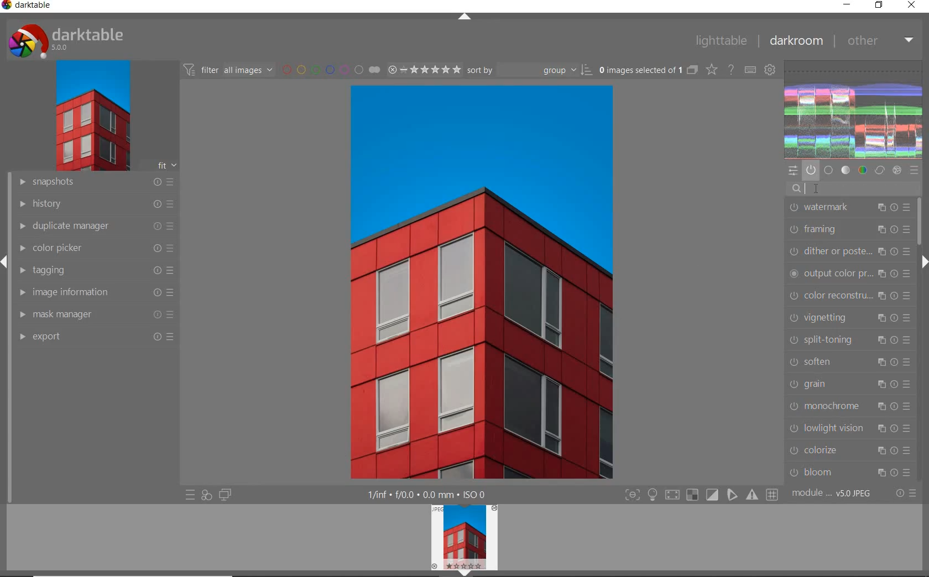 Image resolution: width=929 pixels, height=577 pixels. I want to click on output color preset, so click(849, 275).